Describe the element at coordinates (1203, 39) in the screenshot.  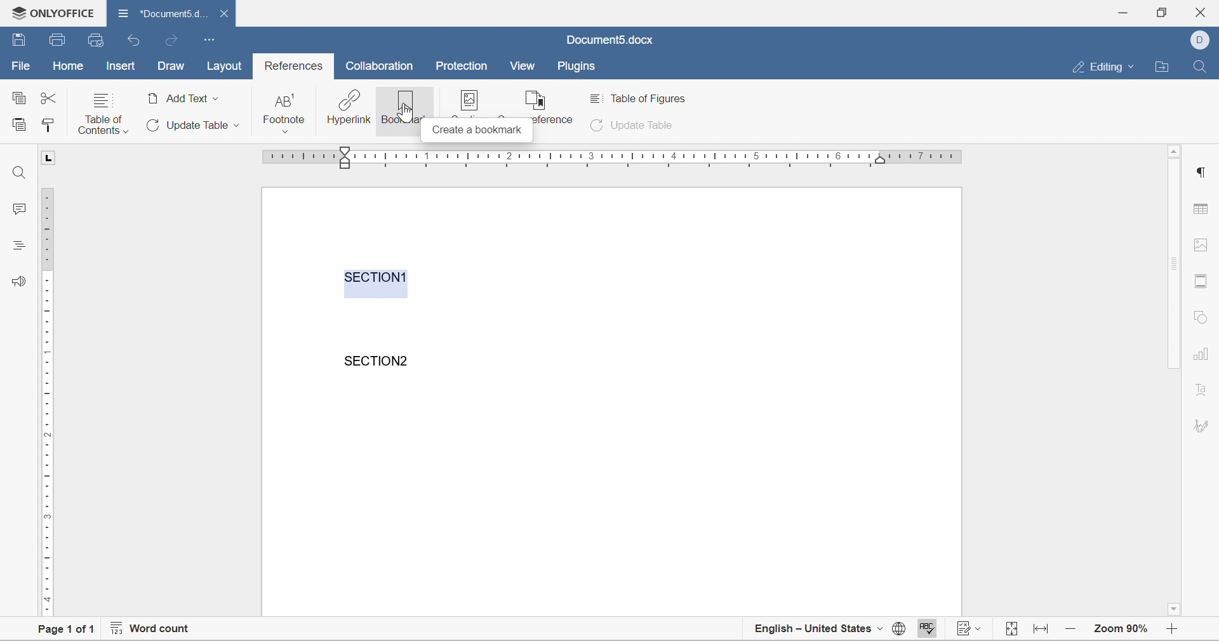
I see `dell` at that location.